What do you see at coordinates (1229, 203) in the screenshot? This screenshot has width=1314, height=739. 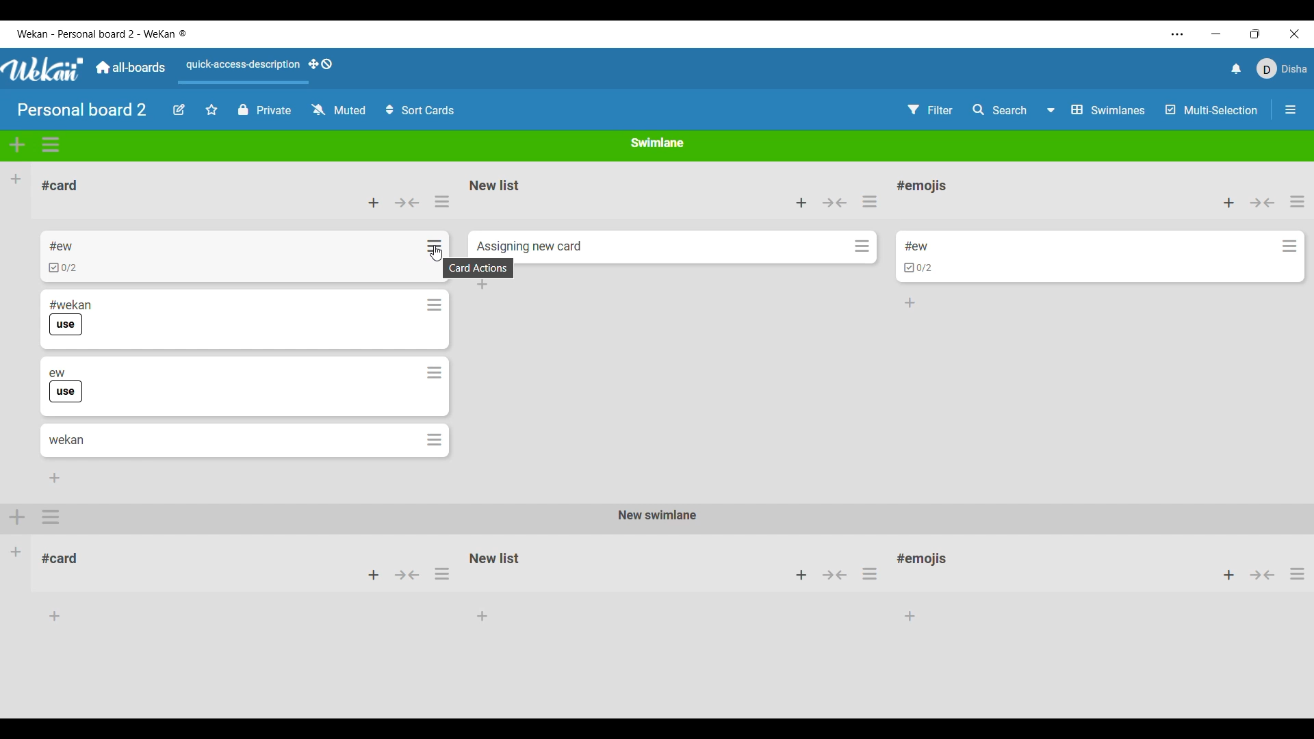 I see `Add card to top of list` at bounding box center [1229, 203].